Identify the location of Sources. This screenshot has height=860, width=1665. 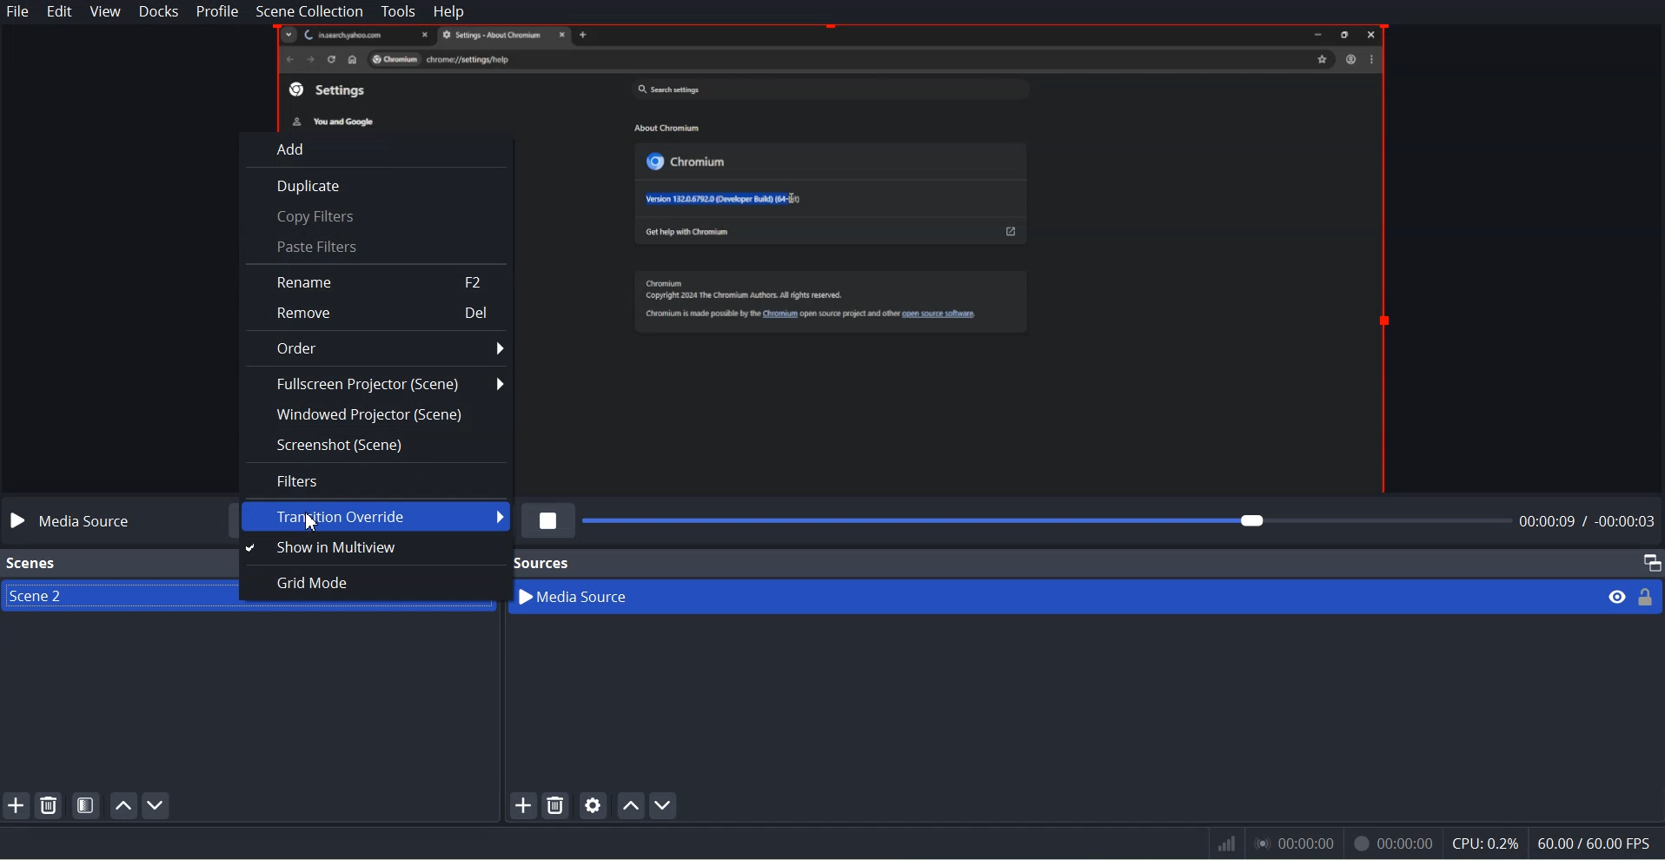
(544, 560).